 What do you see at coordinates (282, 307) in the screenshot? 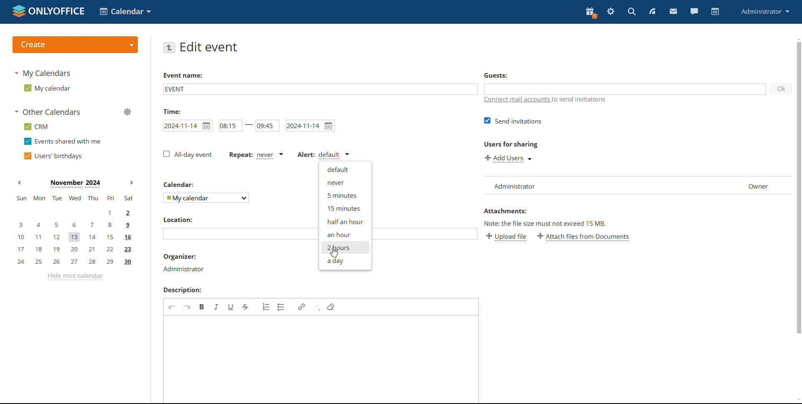
I see `insert/remove bulleted list` at bounding box center [282, 307].